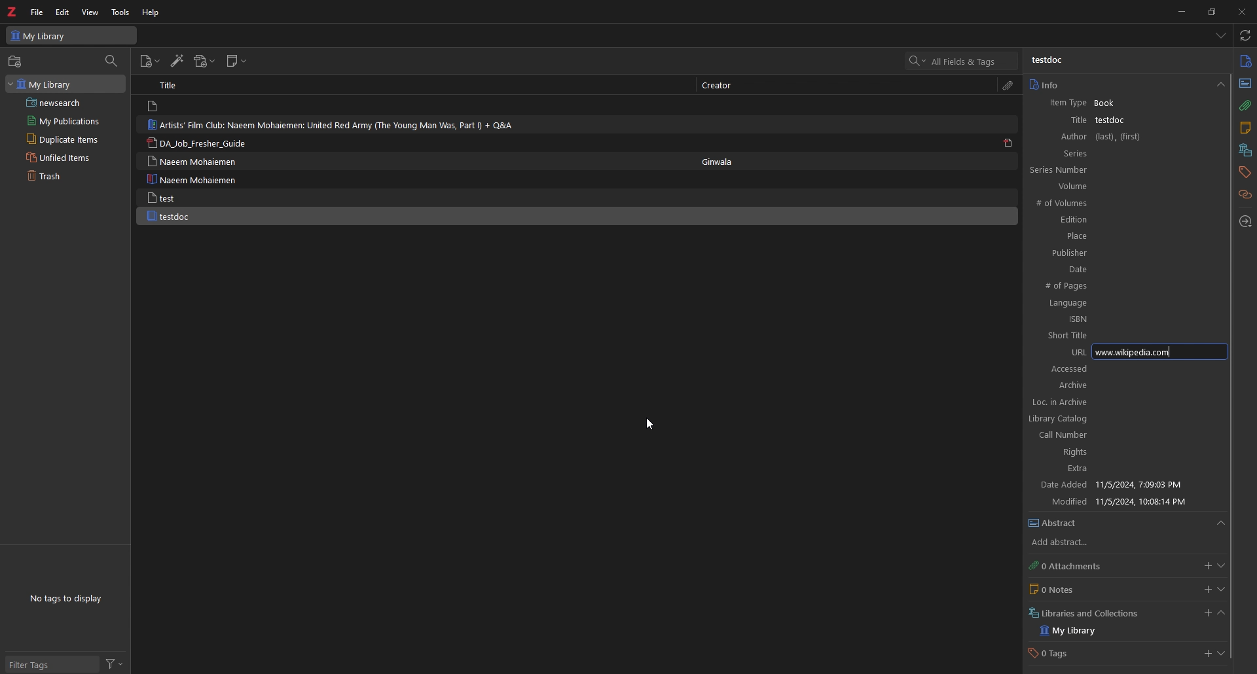  I want to click on Loc. in archive, so click(1121, 402).